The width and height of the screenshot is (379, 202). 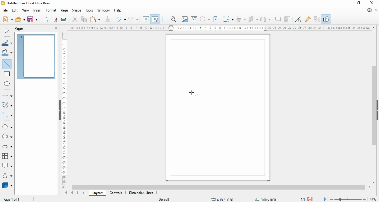 I want to click on crop, so click(x=289, y=19).